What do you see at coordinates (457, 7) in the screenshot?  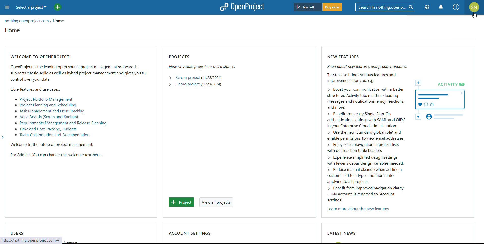 I see `help` at bounding box center [457, 7].